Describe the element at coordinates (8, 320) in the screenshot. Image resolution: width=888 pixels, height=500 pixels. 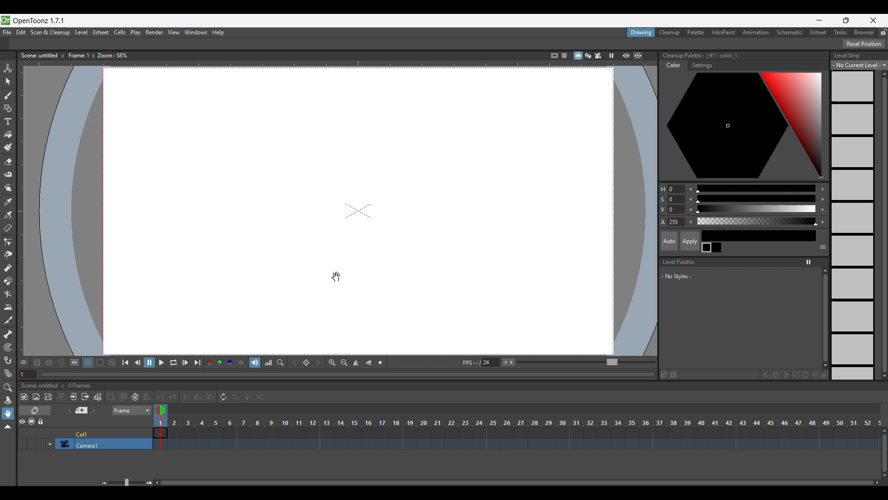
I see `Cutter tool` at that location.